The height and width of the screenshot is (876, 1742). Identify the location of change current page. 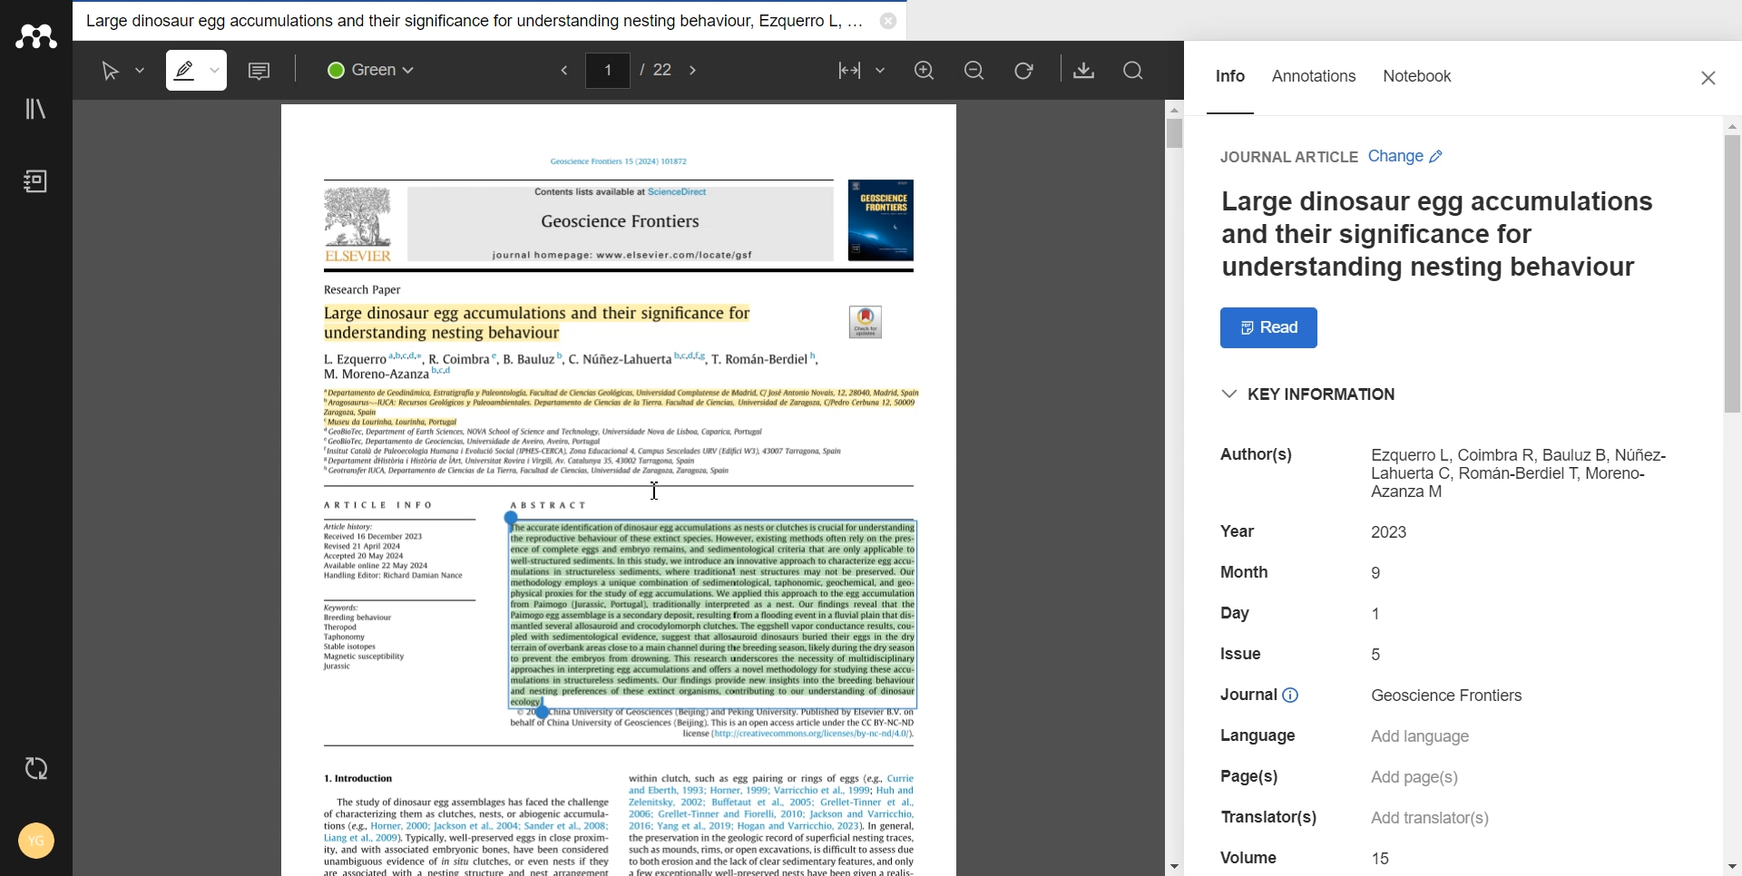
(607, 70).